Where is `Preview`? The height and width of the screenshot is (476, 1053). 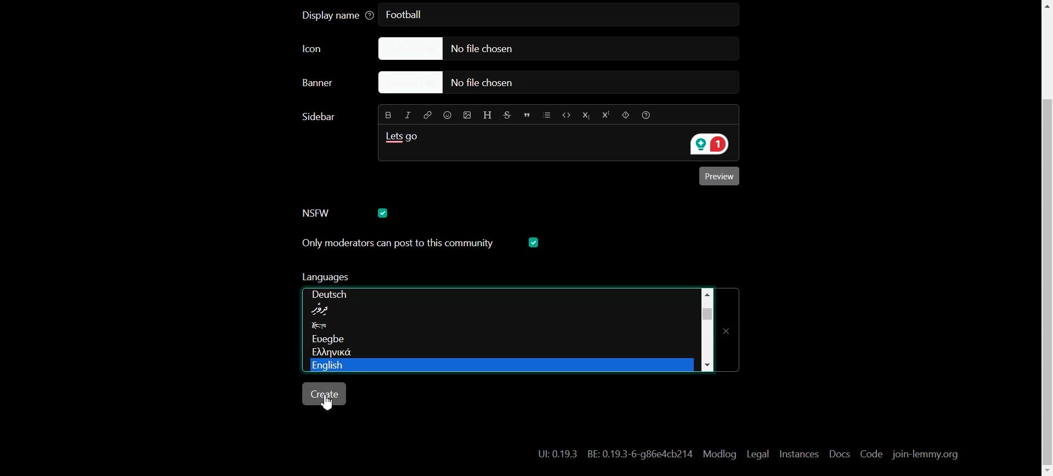 Preview is located at coordinates (721, 178).